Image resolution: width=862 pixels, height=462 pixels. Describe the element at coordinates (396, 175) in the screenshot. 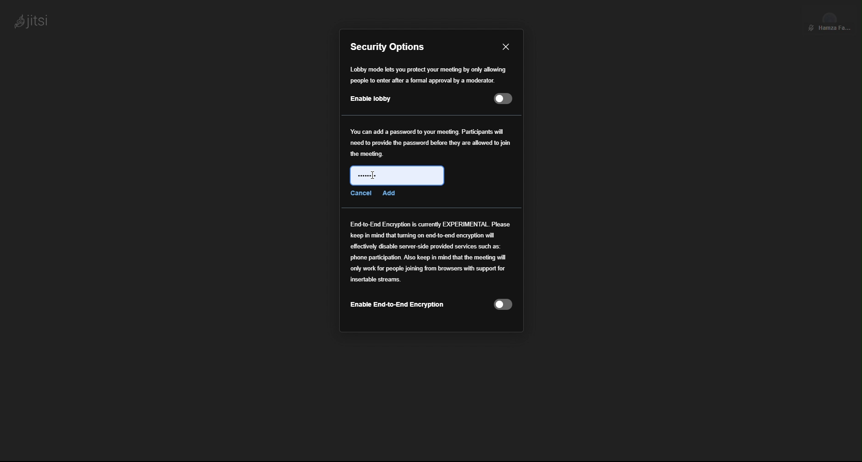

I see `Password` at that location.